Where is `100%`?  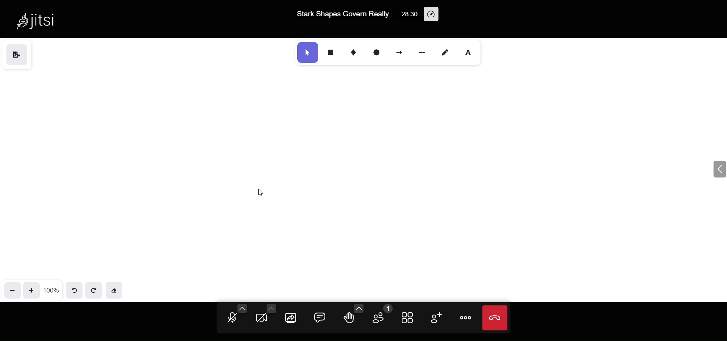 100% is located at coordinates (51, 290).